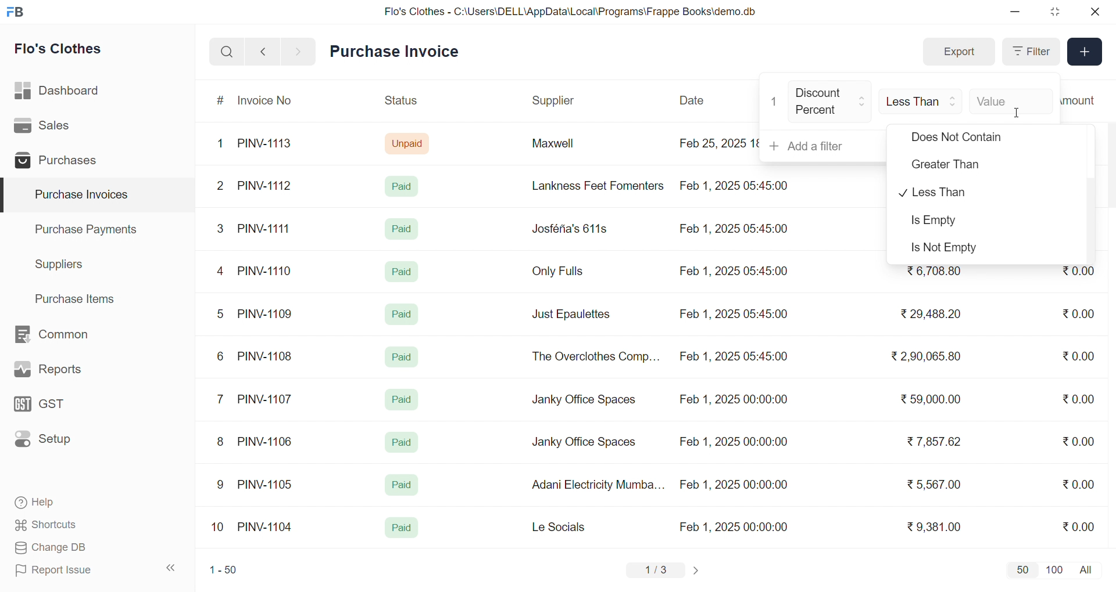  What do you see at coordinates (18, 13) in the screenshot?
I see `logo` at bounding box center [18, 13].